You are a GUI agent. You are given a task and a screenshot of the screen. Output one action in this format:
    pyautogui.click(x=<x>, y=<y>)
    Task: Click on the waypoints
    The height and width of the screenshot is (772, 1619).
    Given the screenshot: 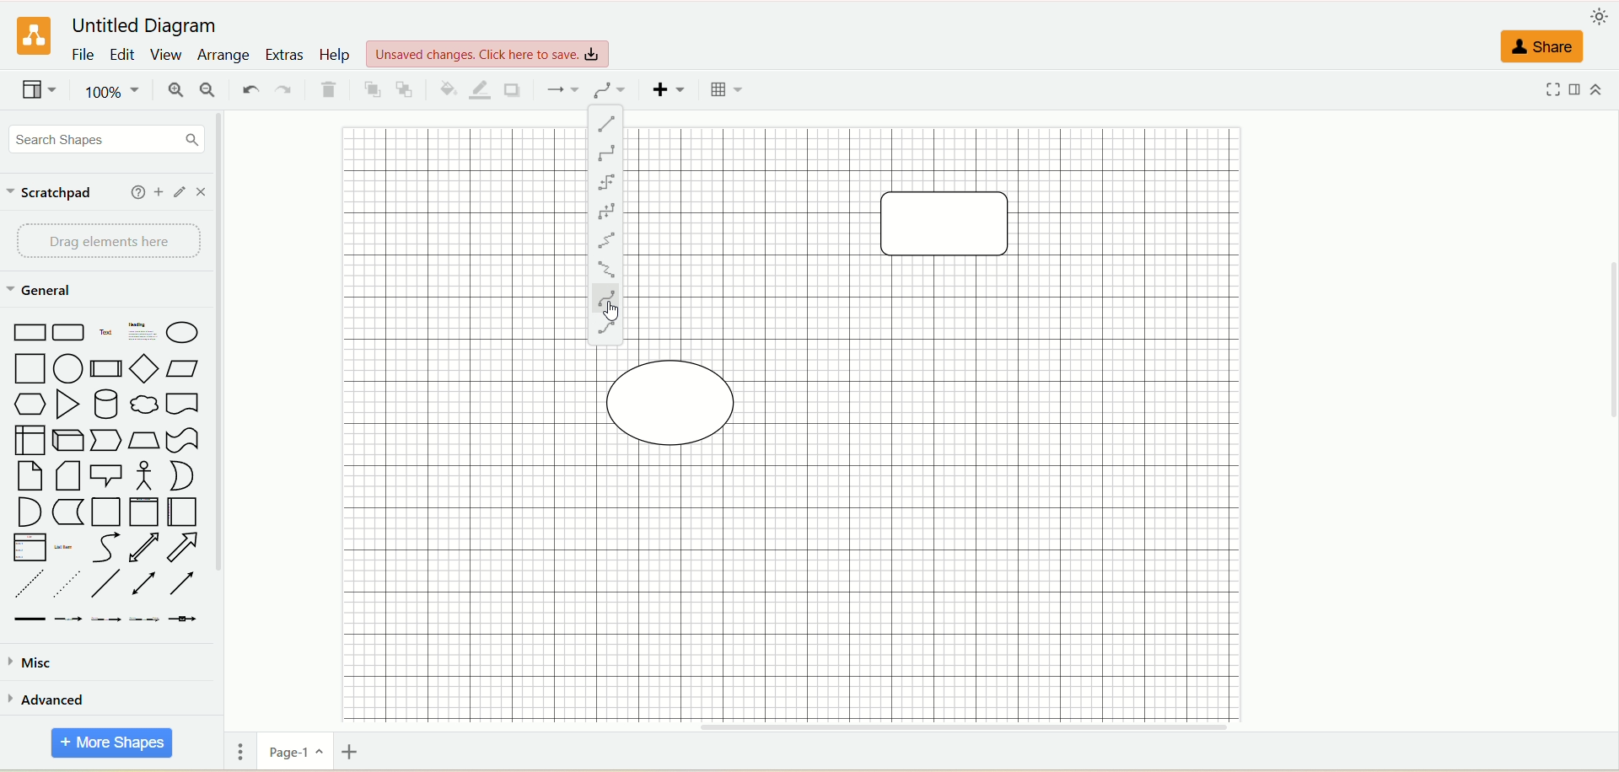 What is the action you would take?
    pyautogui.click(x=610, y=90)
    